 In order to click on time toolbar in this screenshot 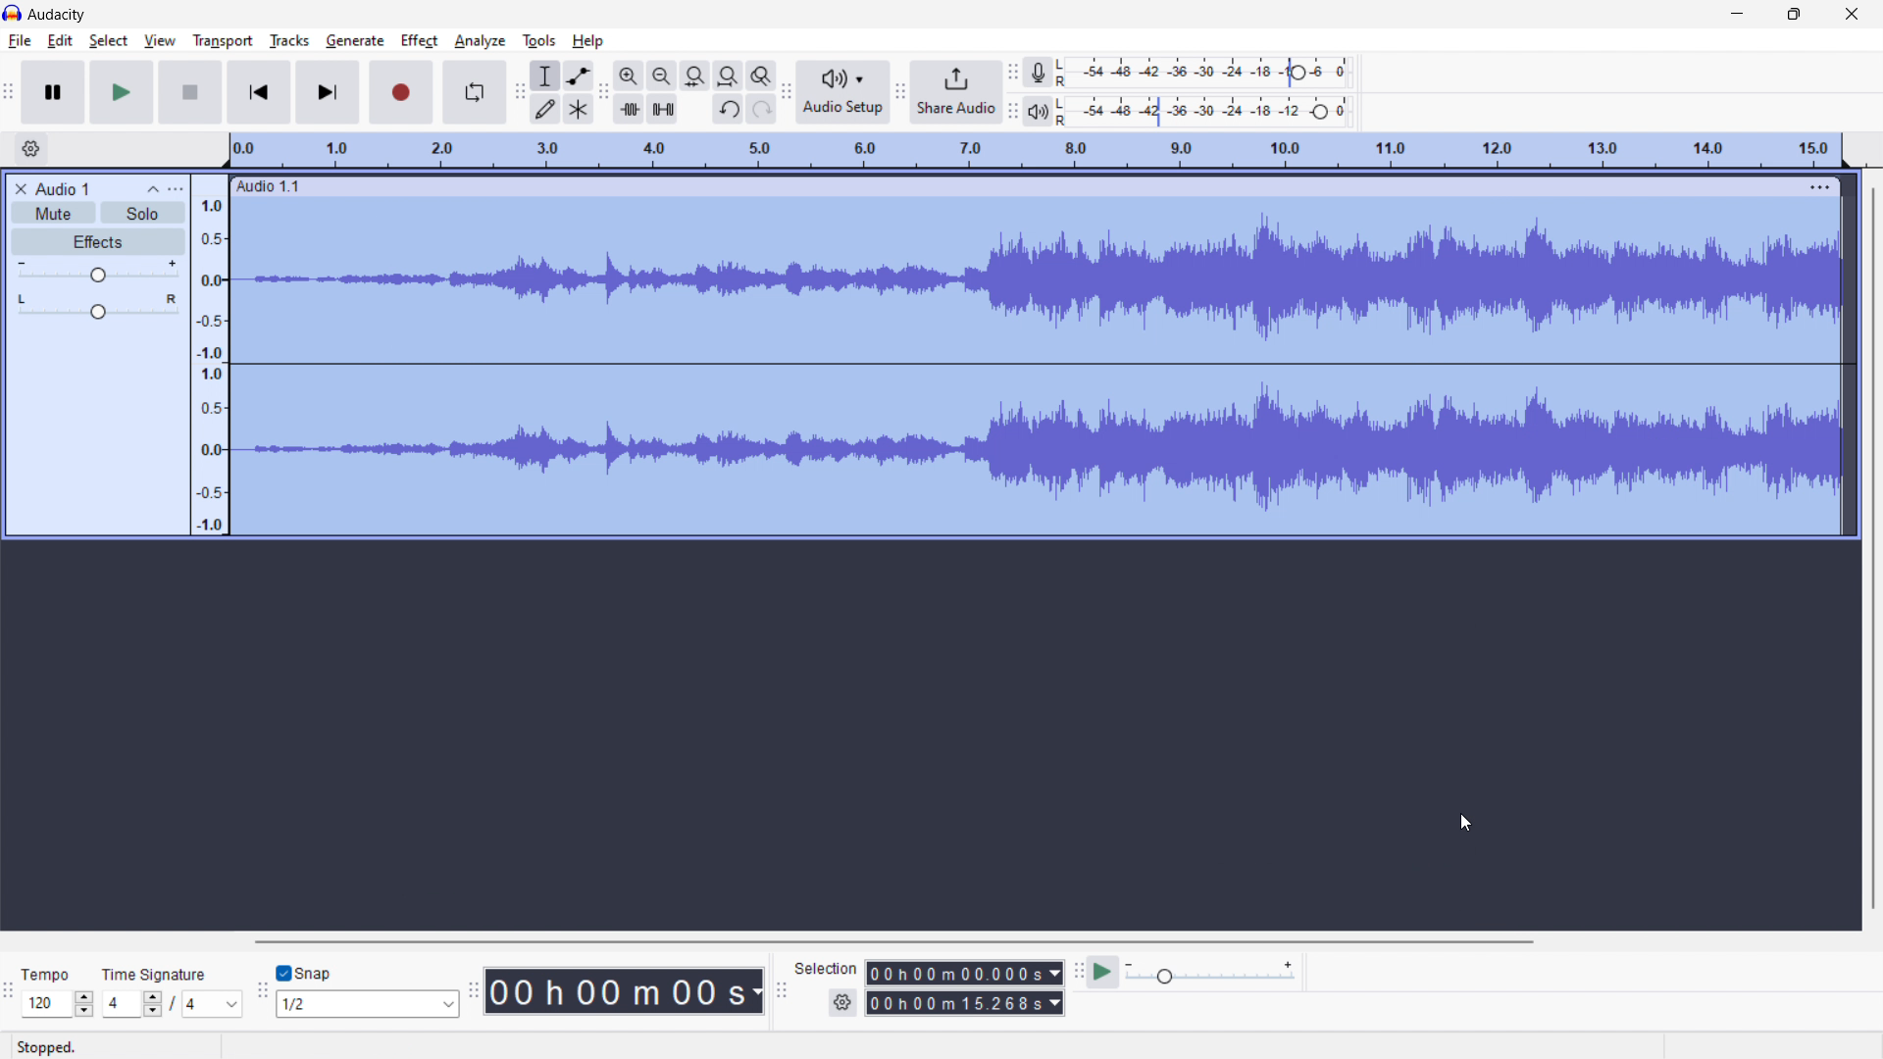, I will do `click(477, 999)`.